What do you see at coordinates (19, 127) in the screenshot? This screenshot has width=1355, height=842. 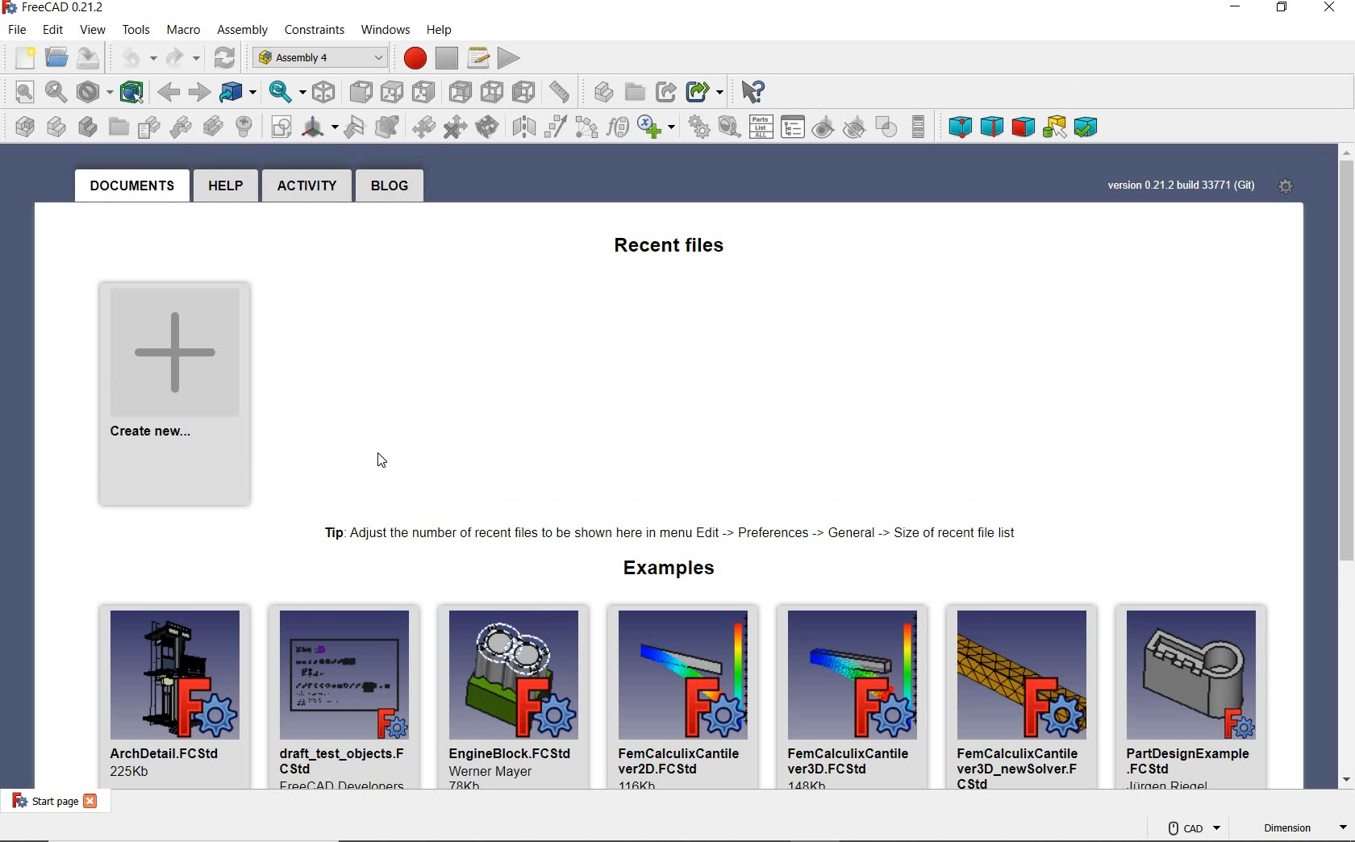 I see `new assembly` at bounding box center [19, 127].